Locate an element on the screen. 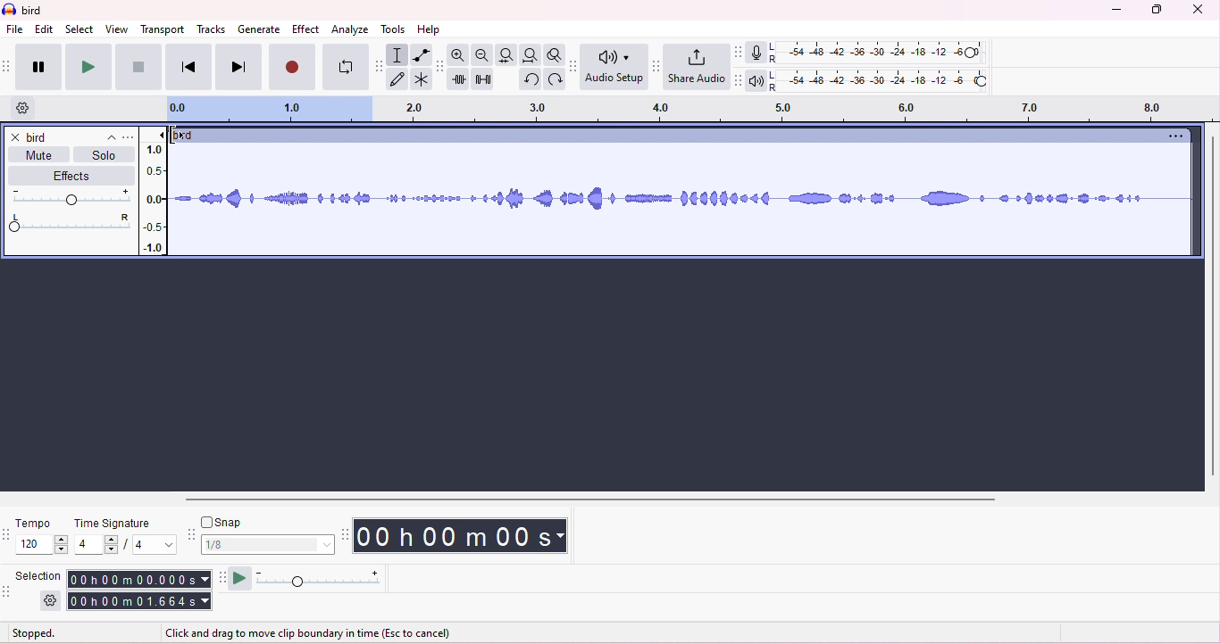 The image size is (1220, 644). selection is located at coordinates (397, 54).